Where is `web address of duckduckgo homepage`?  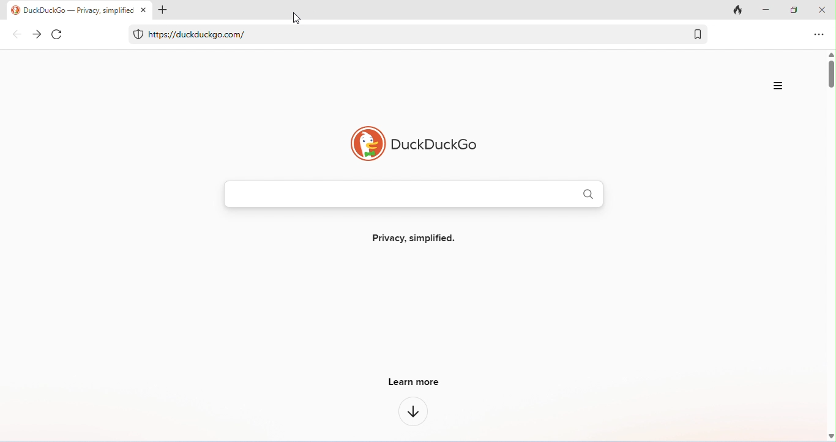 web address of duckduckgo homepage is located at coordinates (198, 34).